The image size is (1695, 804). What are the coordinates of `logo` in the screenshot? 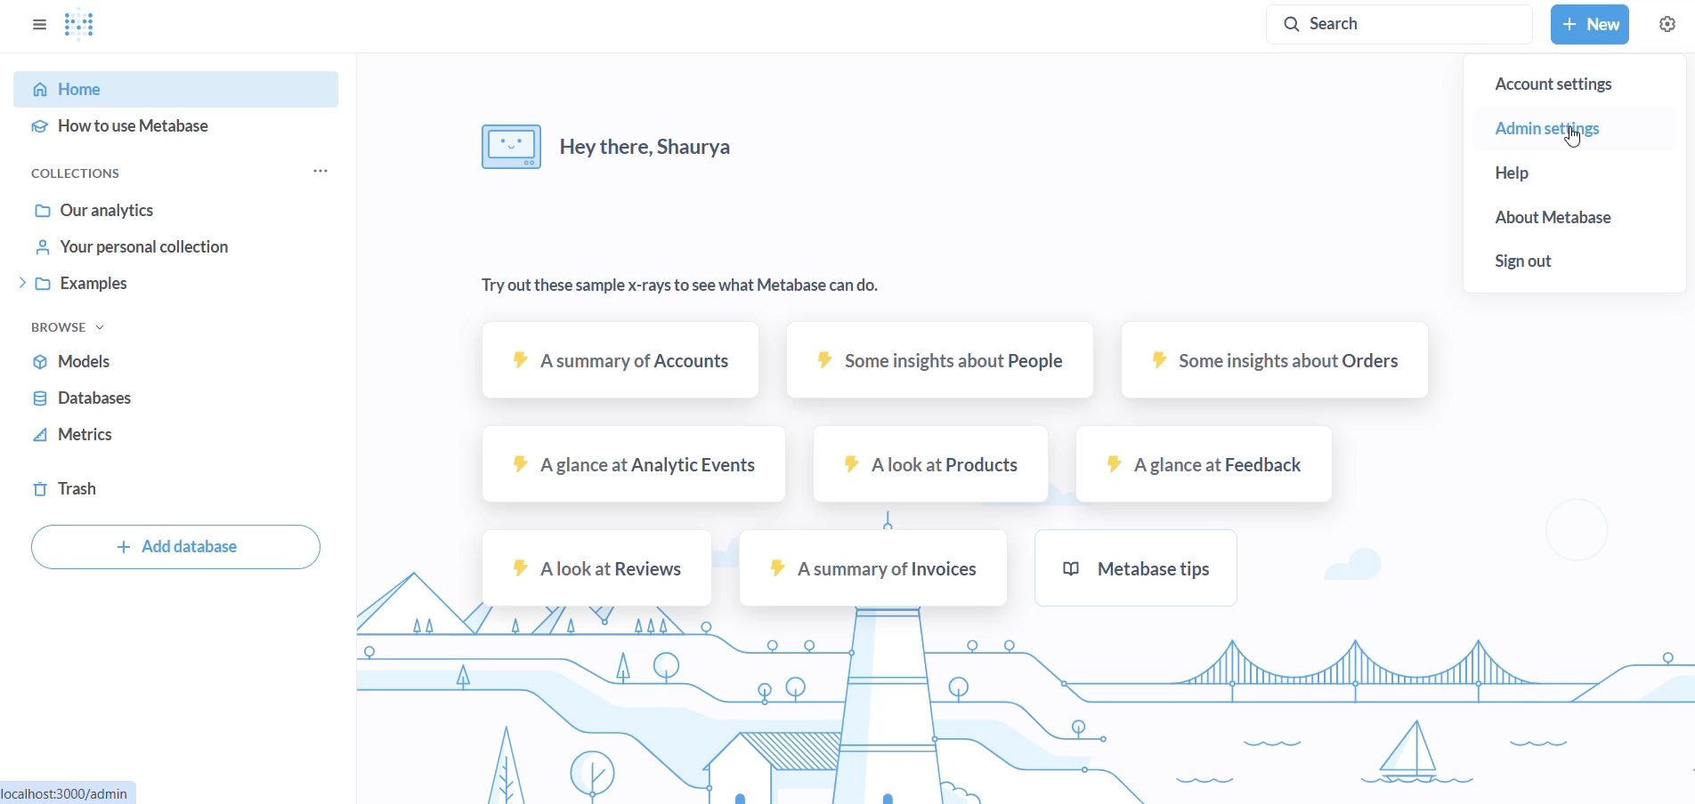 It's located at (82, 26).